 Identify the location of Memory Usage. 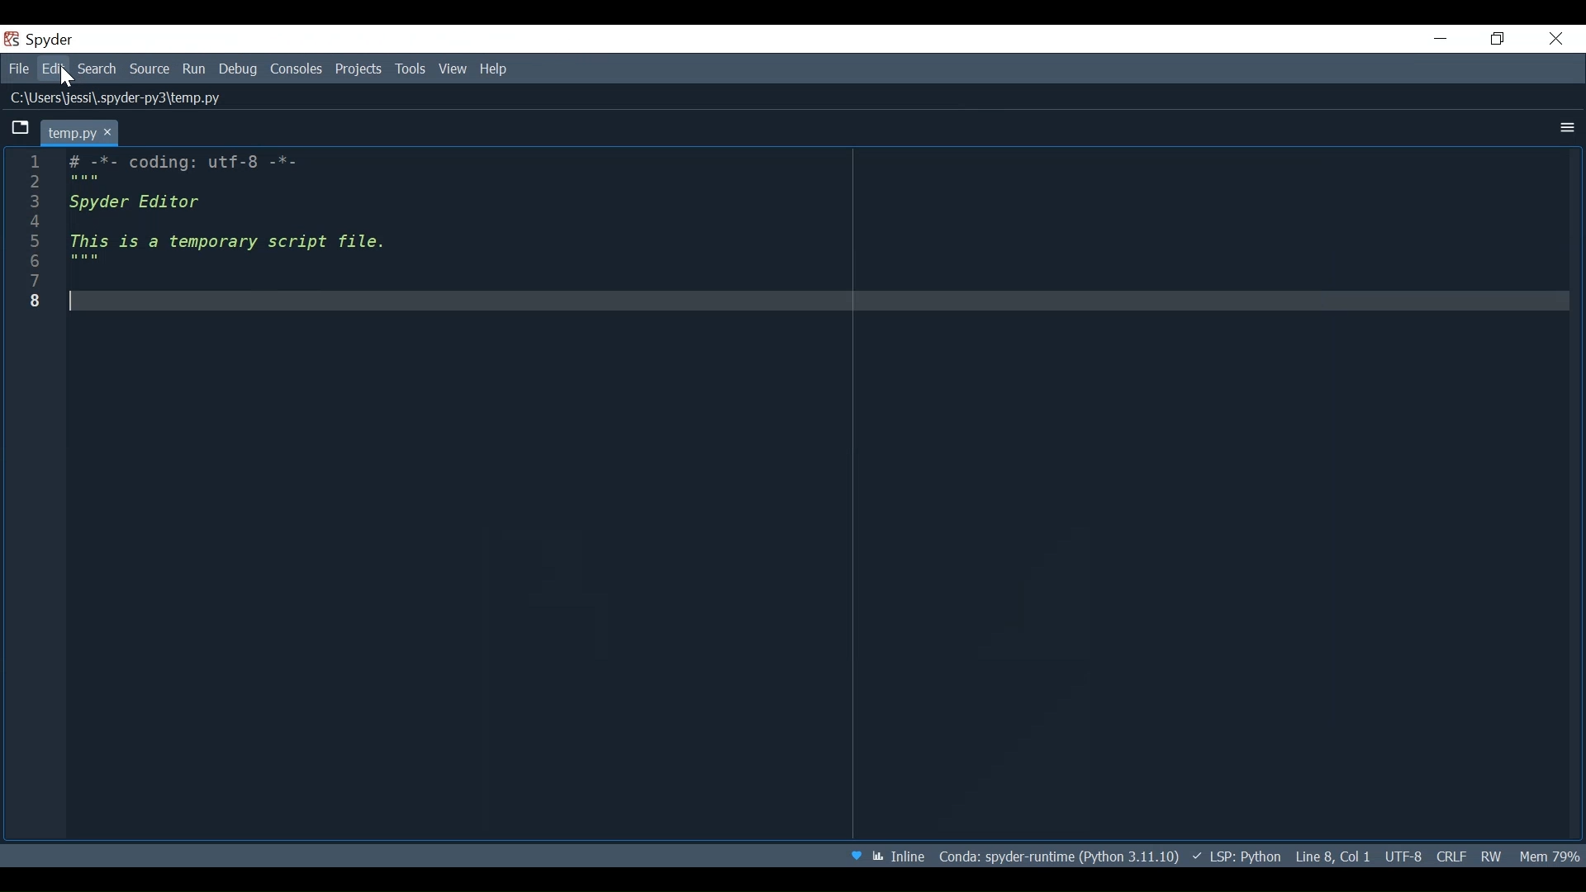
(1550, 854).